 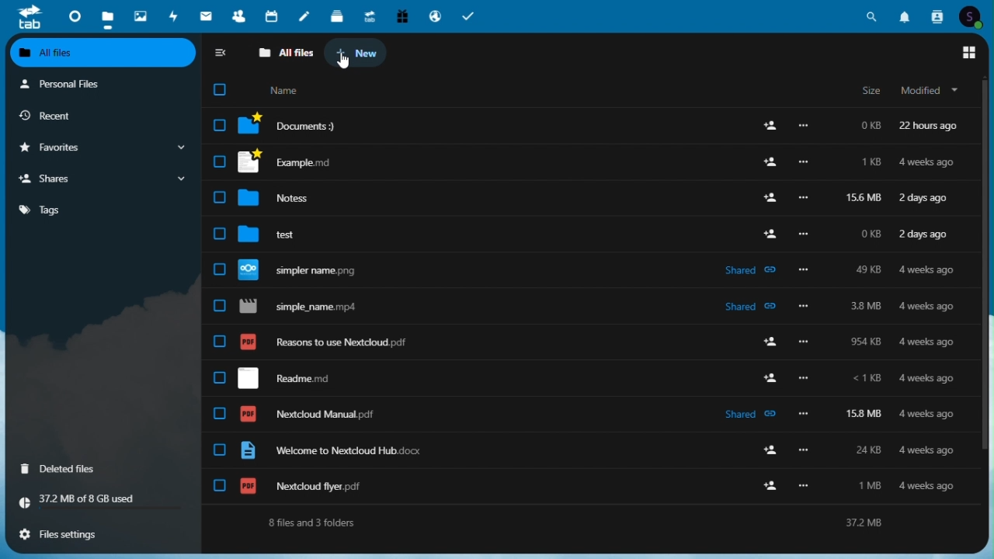 What do you see at coordinates (103, 83) in the screenshot?
I see `personal files` at bounding box center [103, 83].